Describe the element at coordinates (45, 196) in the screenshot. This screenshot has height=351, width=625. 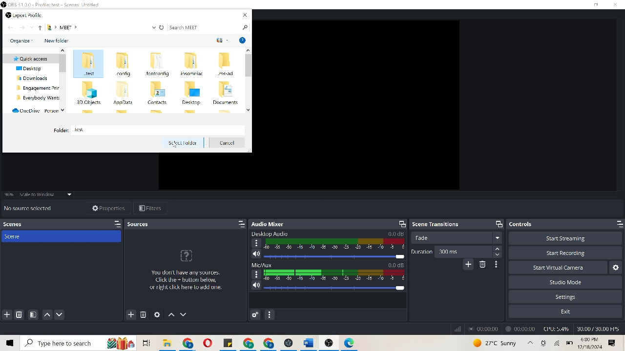
I see `scale to window` at that location.